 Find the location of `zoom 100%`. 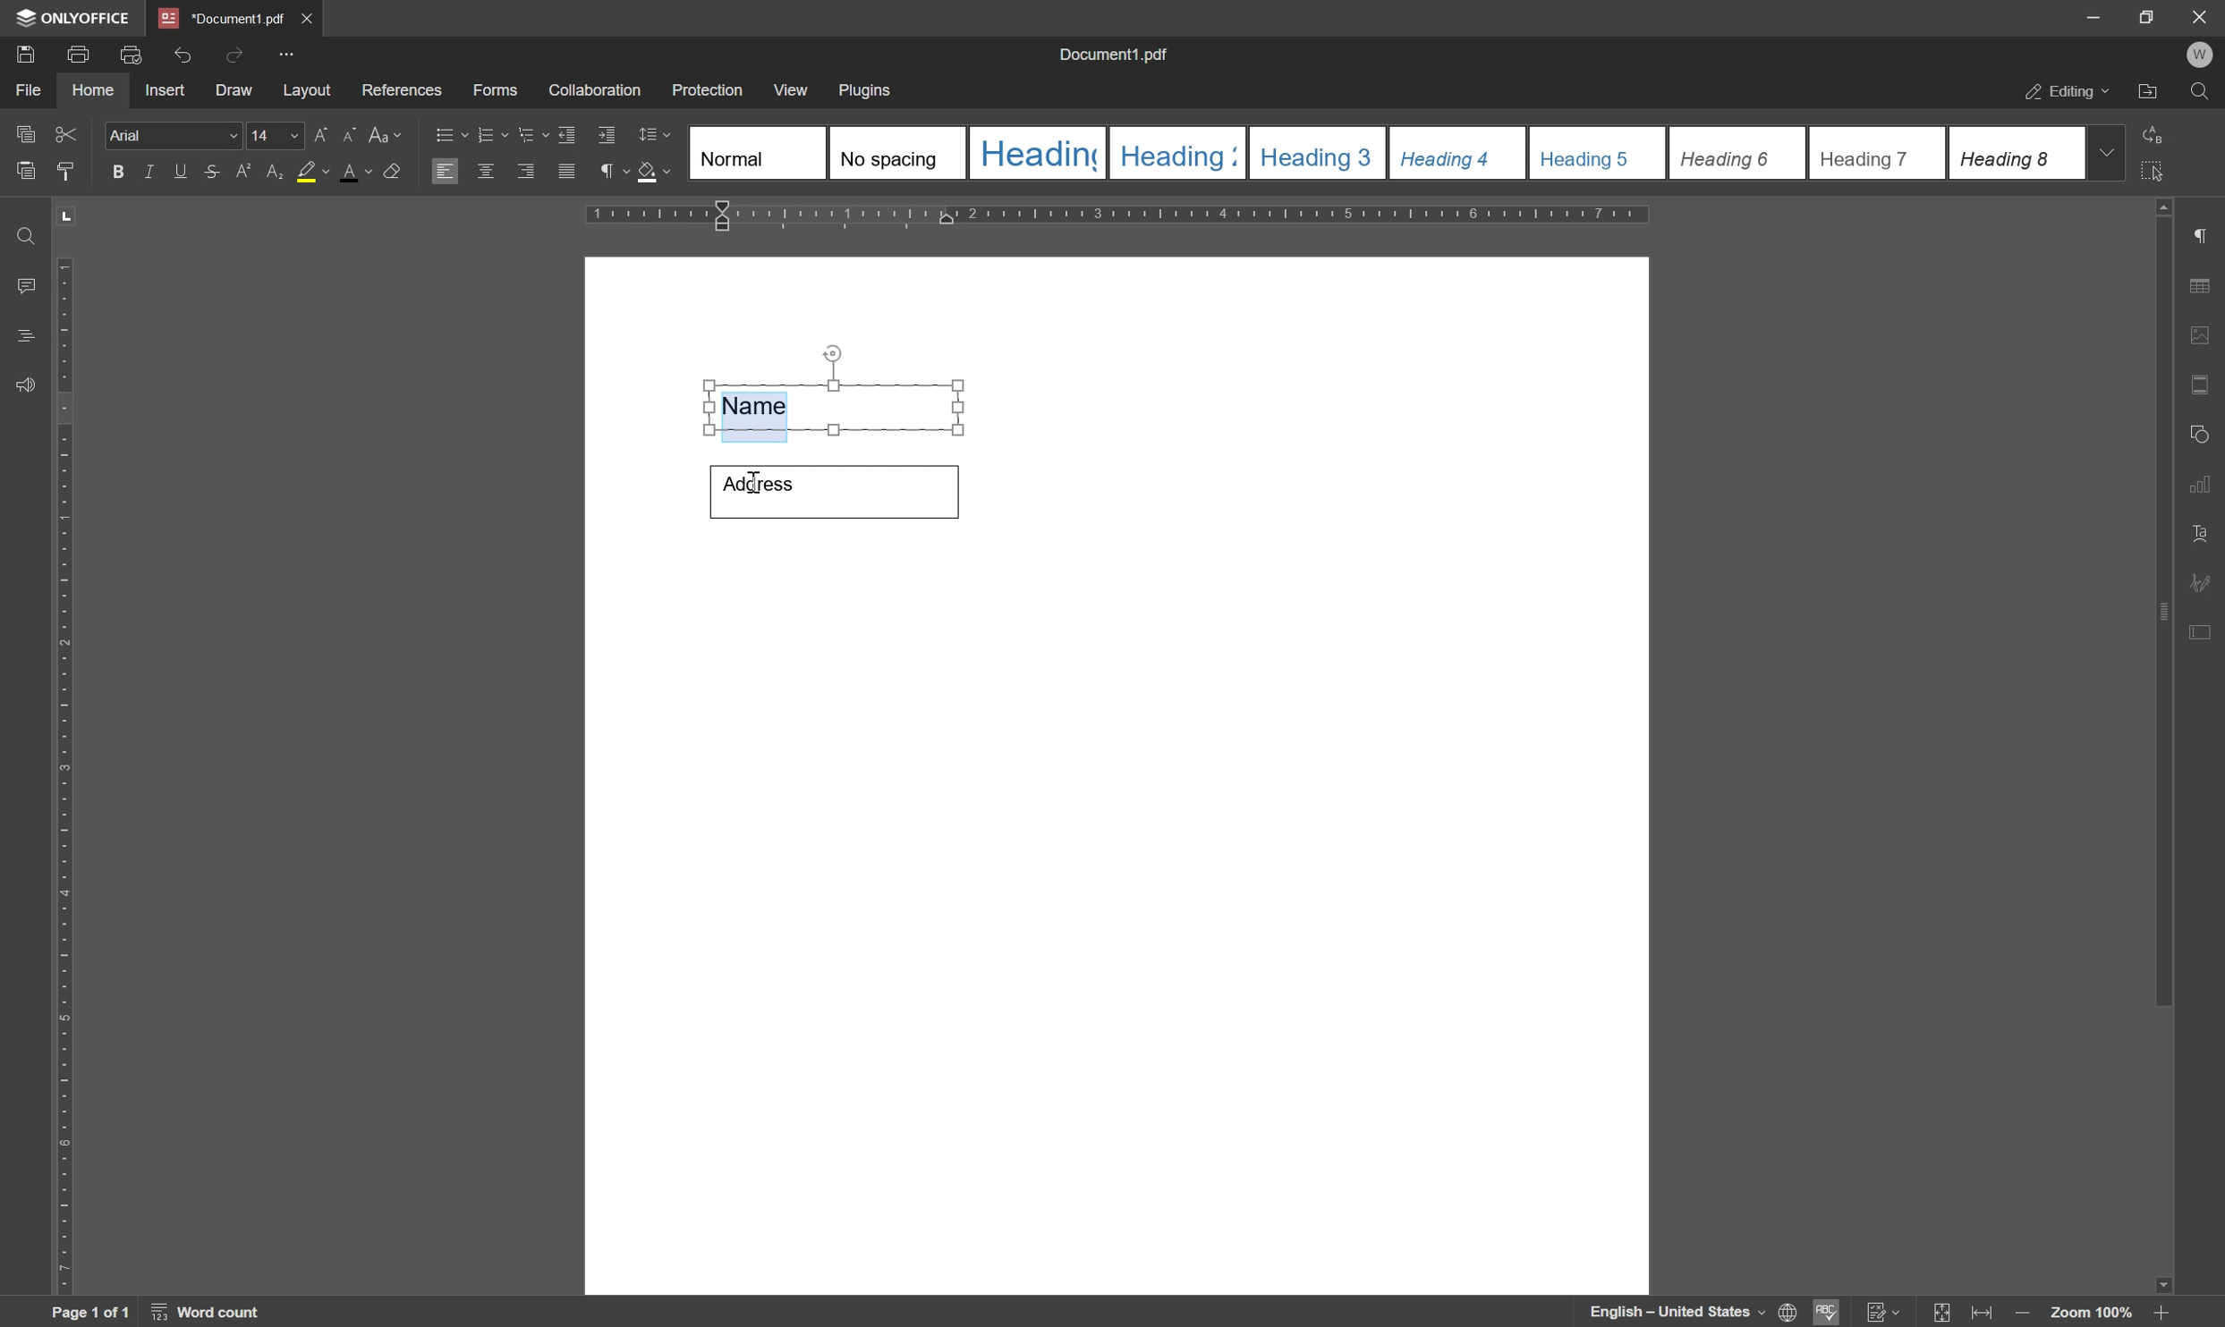

zoom 100% is located at coordinates (2090, 1313).